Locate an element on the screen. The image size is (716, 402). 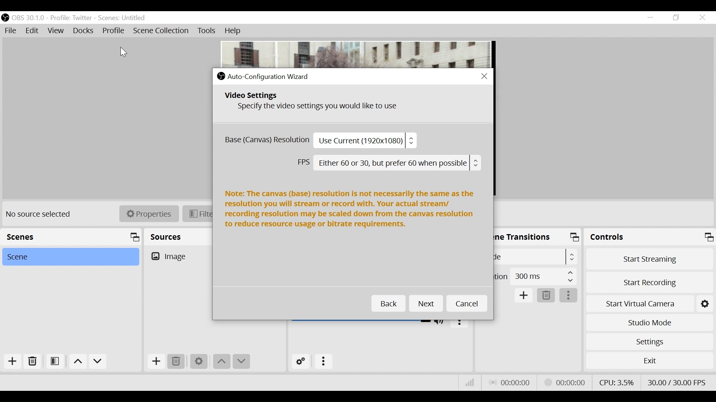
Select Scene Transition is located at coordinates (536, 256).